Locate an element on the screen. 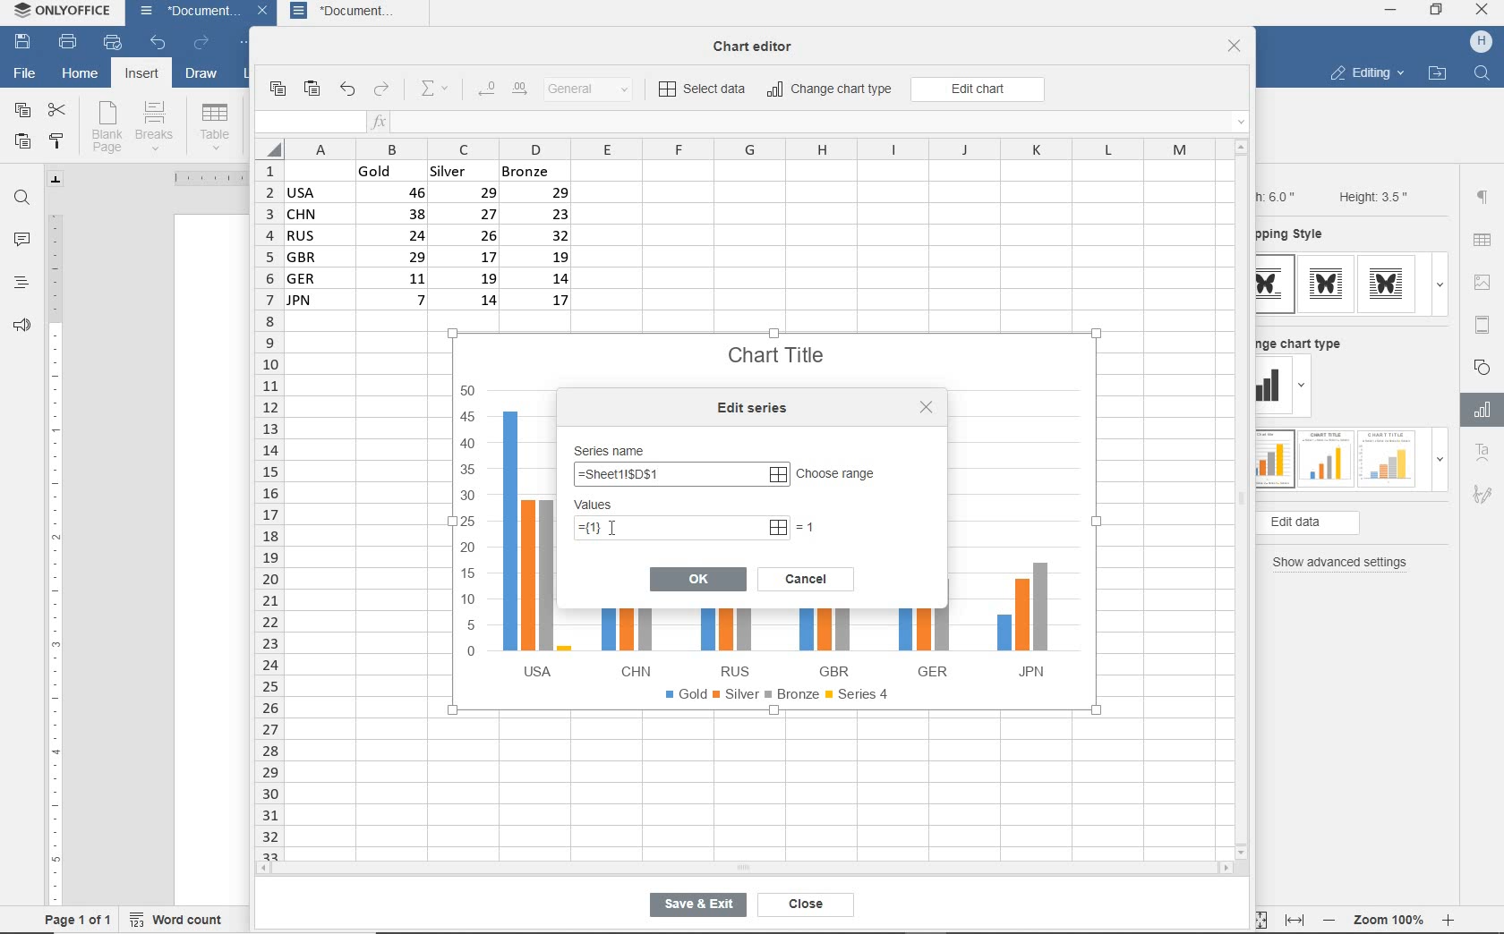 This screenshot has width=1504, height=934. shape is located at coordinates (1484, 366).